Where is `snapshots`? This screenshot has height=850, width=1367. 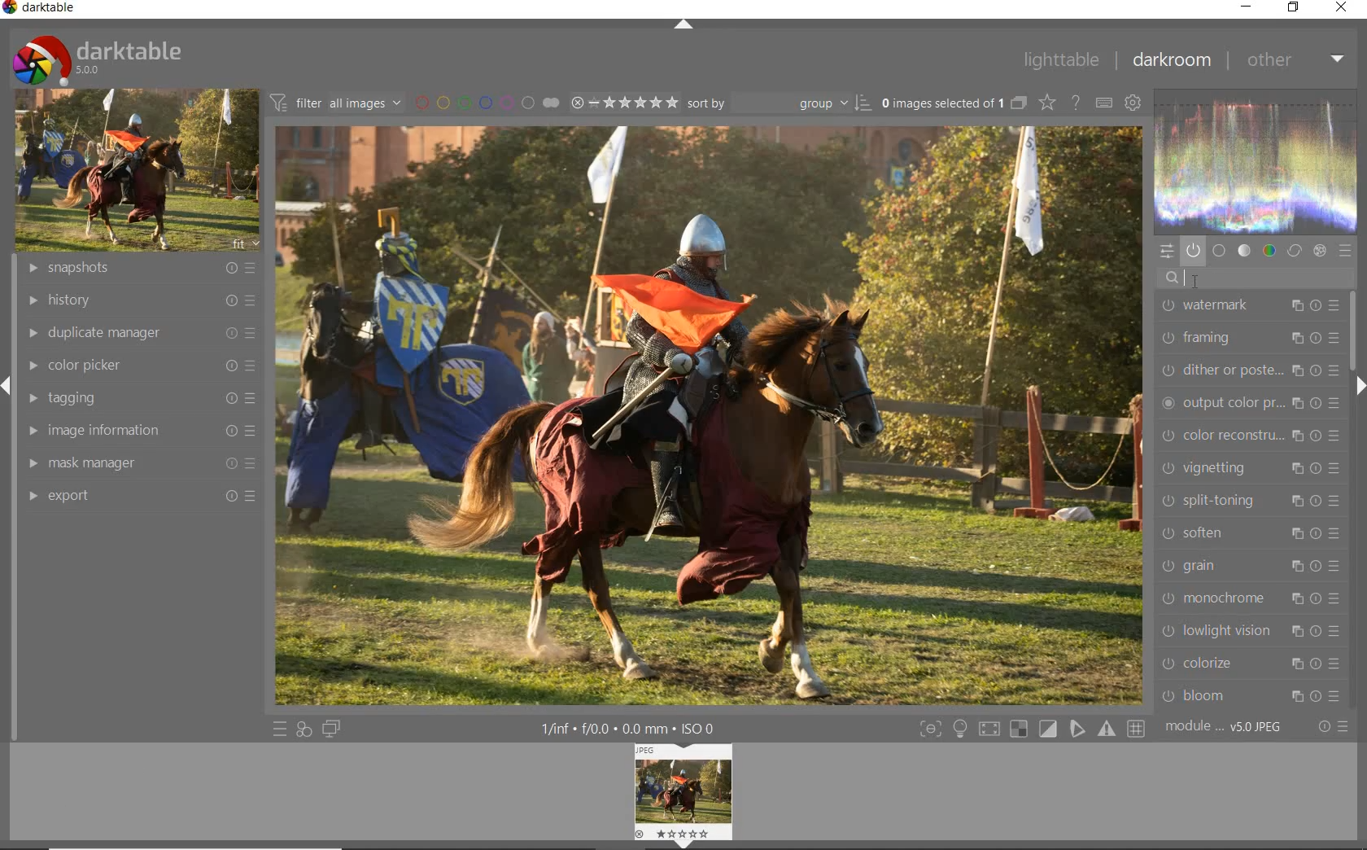 snapshots is located at coordinates (143, 269).